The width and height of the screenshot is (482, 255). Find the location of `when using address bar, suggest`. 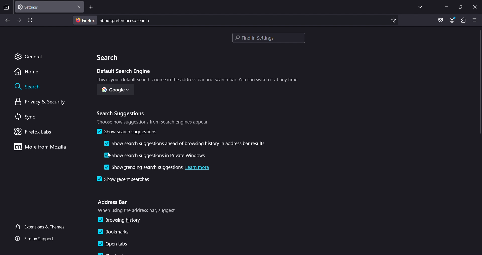

when using address bar, suggest is located at coordinates (145, 211).